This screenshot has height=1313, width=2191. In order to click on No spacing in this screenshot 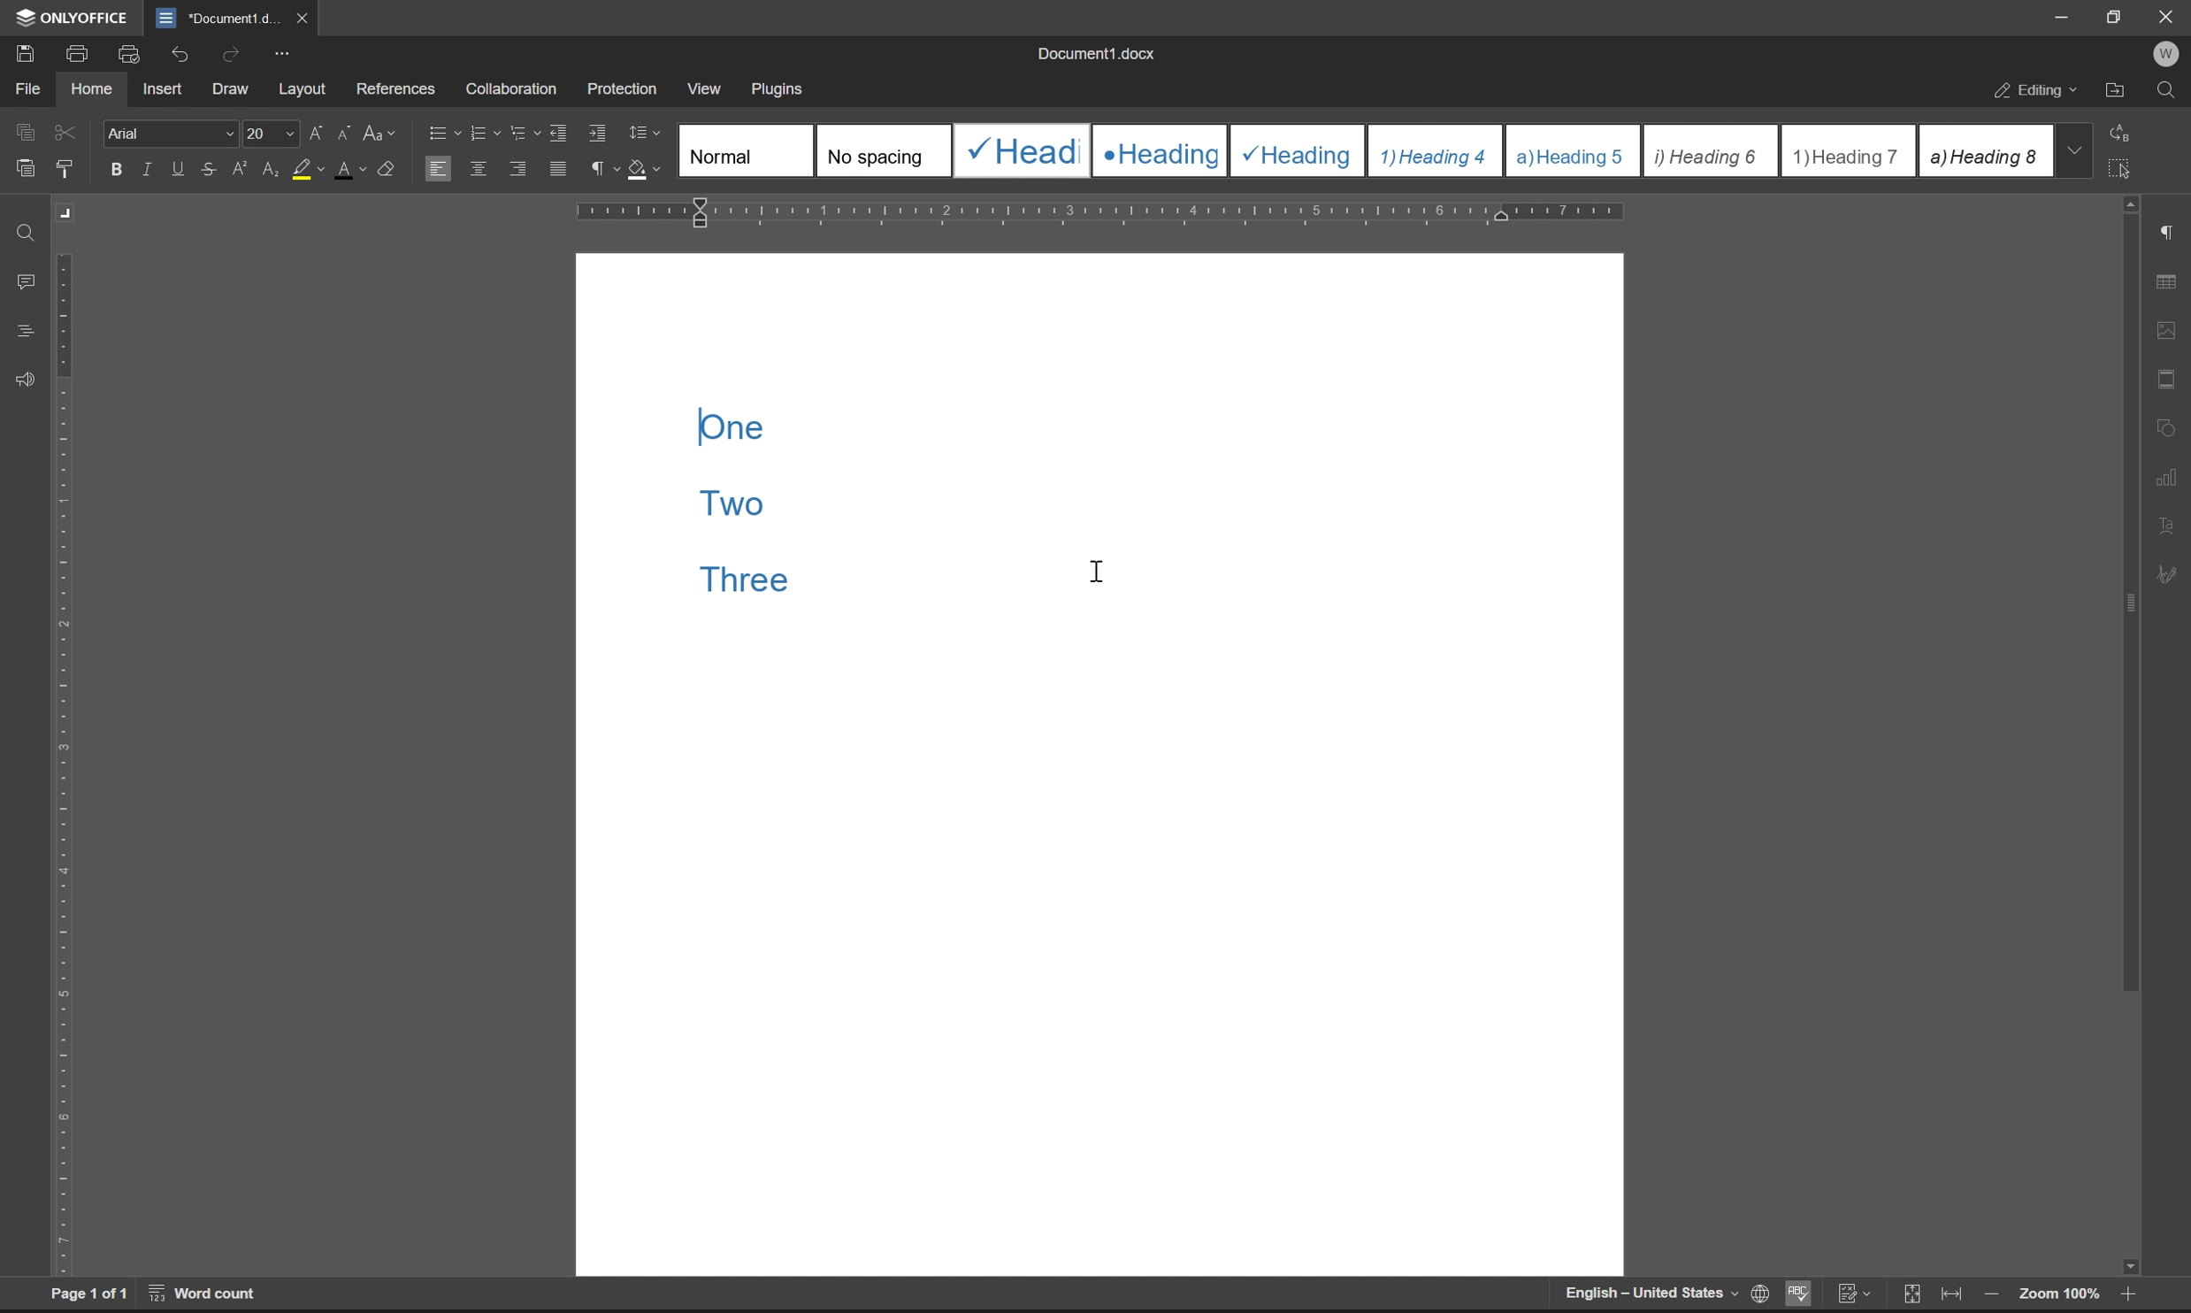, I will do `click(882, 150)`.